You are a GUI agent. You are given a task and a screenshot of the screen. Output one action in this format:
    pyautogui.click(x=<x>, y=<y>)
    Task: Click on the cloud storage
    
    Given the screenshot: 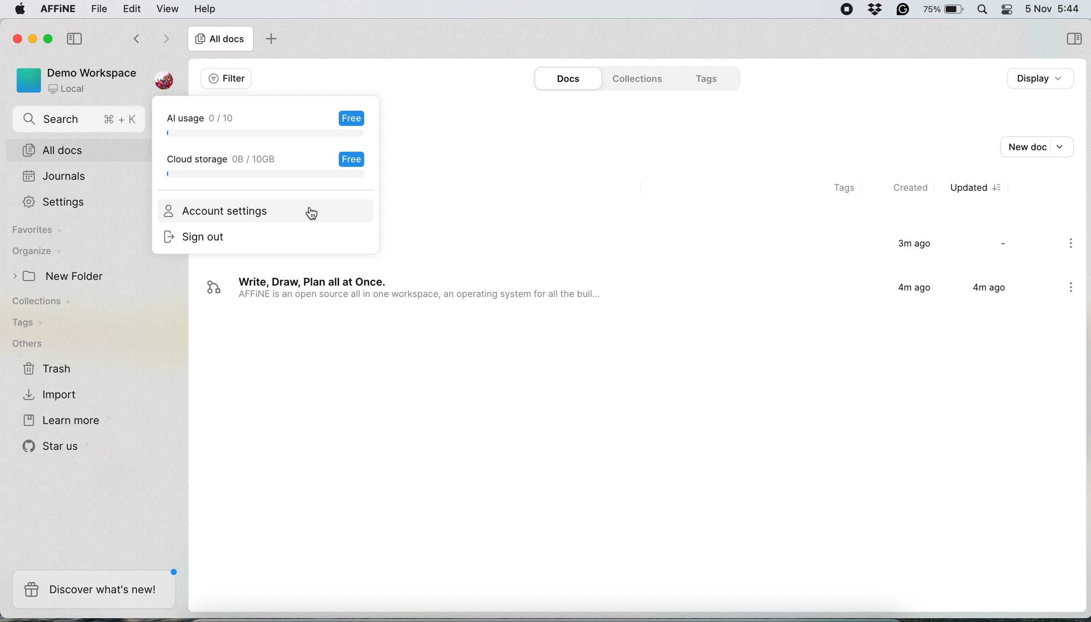 What is the action you would take?
    pyautogui.click(x=267, y=164)
    